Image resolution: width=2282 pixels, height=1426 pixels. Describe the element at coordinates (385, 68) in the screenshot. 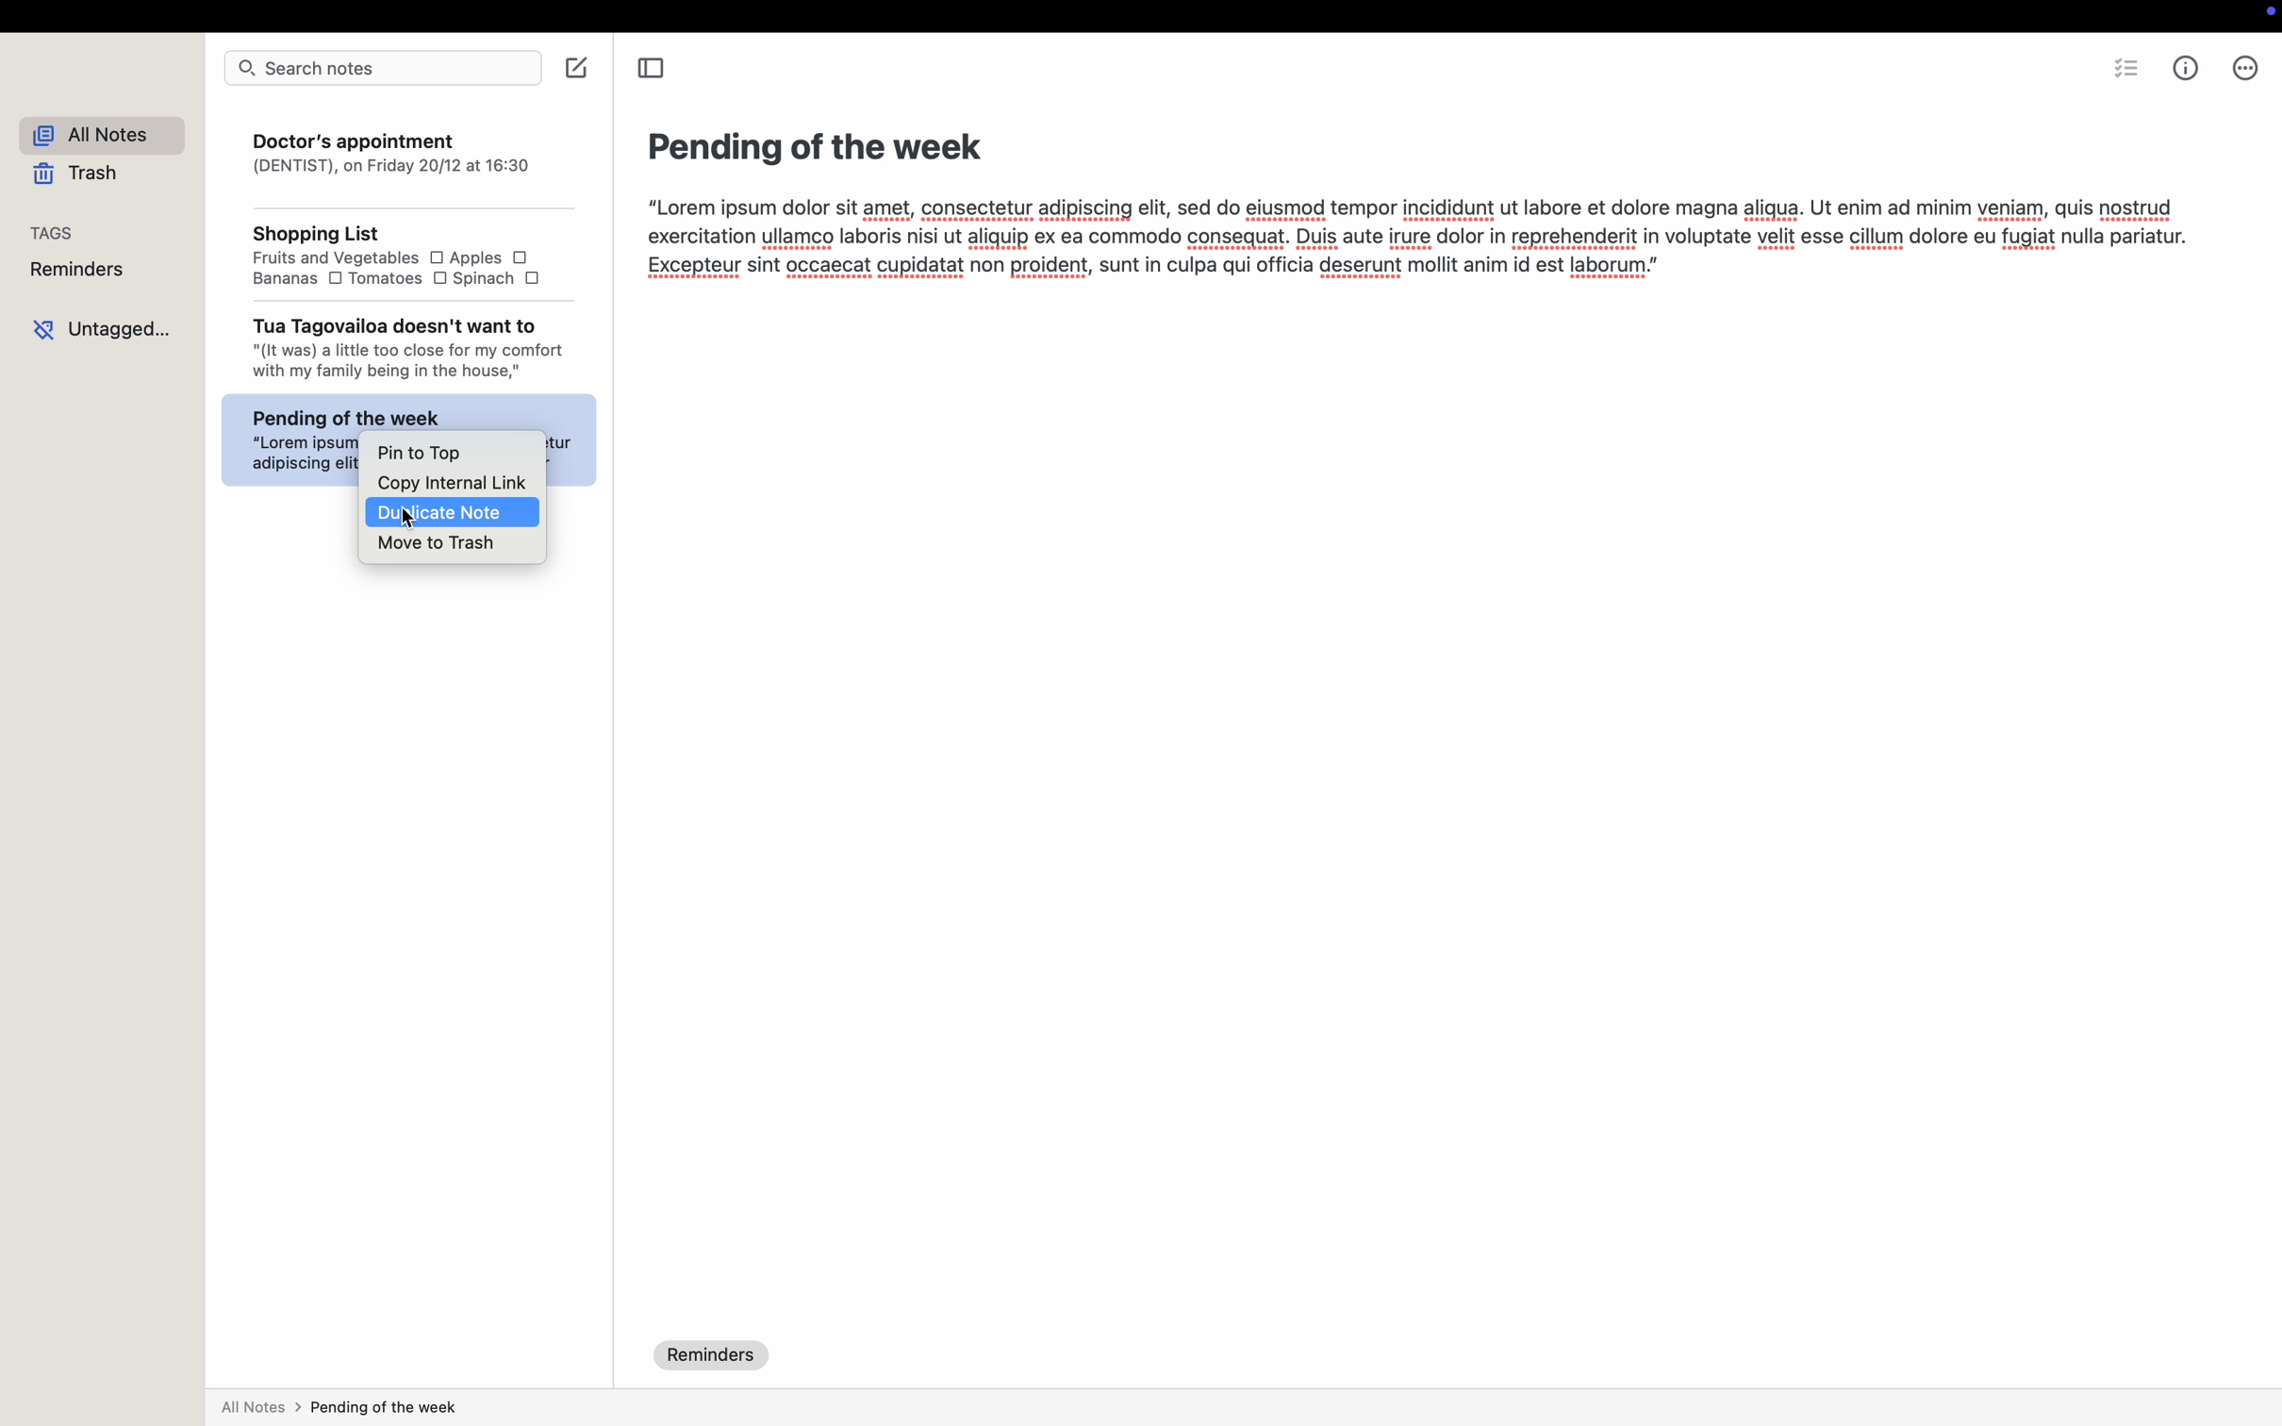

I see `search notes` at that location.